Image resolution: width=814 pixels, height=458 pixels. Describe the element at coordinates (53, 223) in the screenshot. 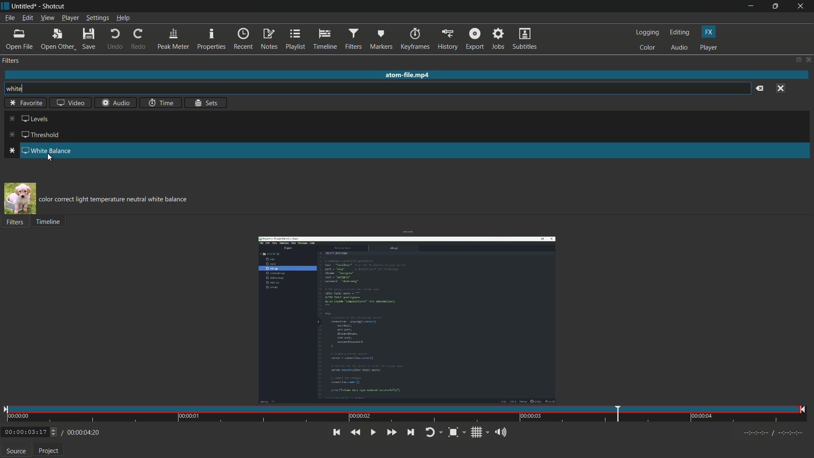

I see `Timeline` at that location.